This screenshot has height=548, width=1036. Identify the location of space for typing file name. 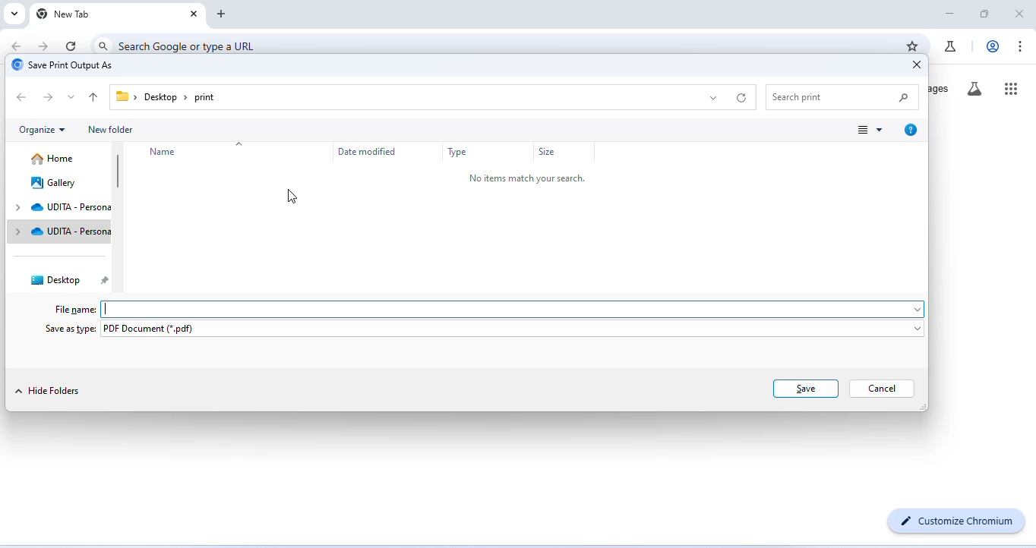
(516, 308).